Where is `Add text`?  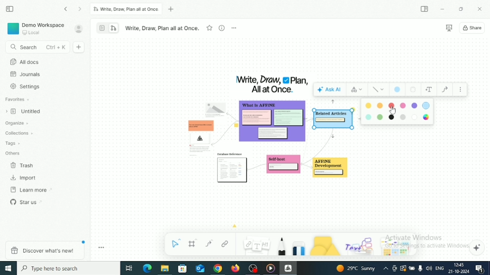
Add text is located at coordinates (429, 90).